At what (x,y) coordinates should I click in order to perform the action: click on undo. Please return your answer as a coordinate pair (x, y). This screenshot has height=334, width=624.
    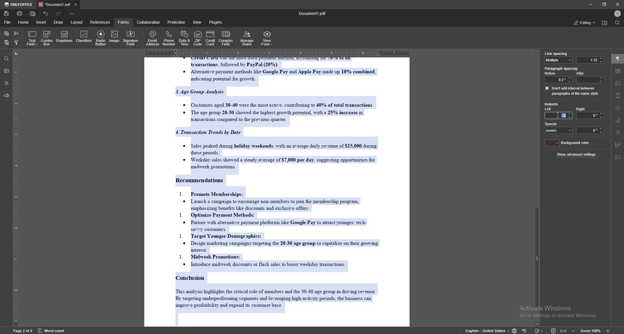
    Looking at the image, I should click on (46, 14).